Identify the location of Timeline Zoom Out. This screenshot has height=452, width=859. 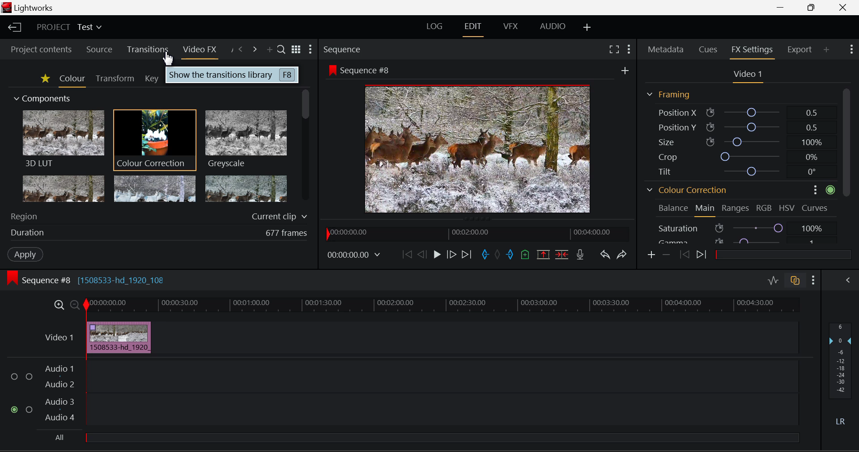
(75, 306).